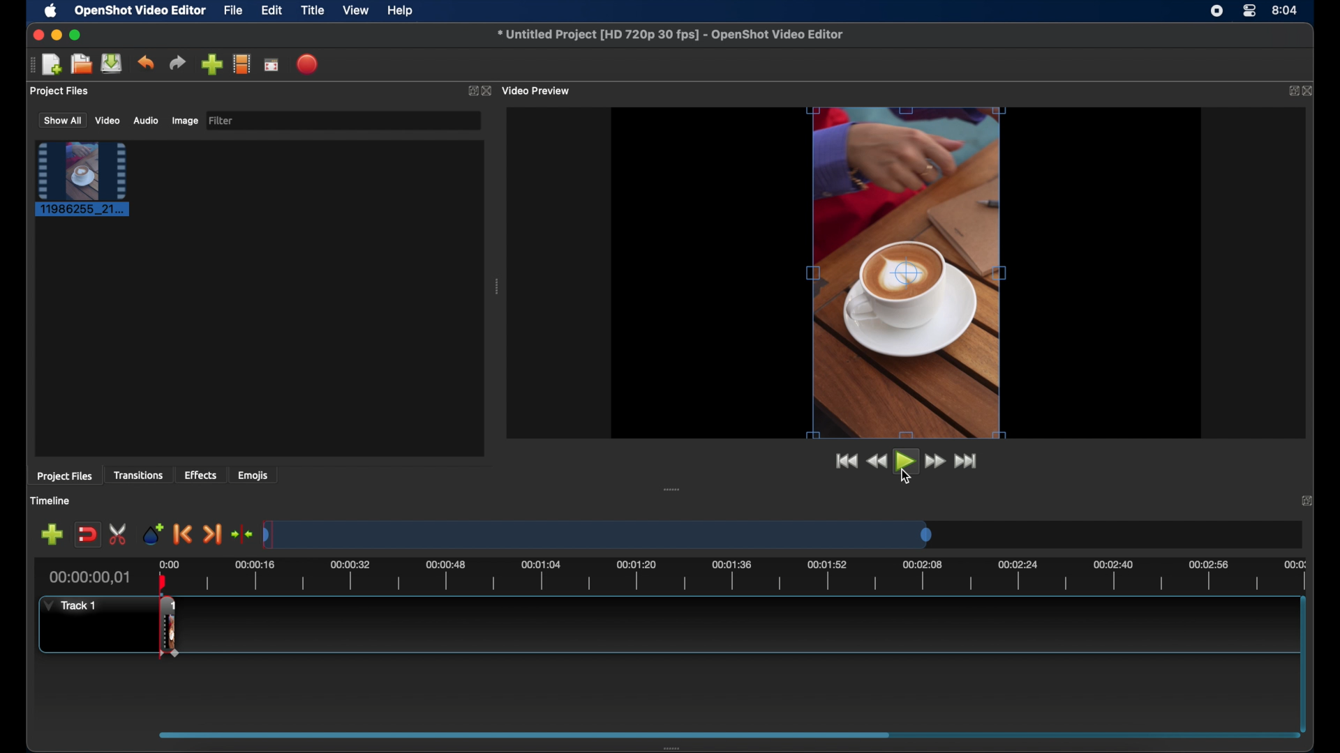 This screenshot has width=1340, height=753. Describe the element at coordinates (673, 489) in the screenshot. I see `drag handle` at that location.